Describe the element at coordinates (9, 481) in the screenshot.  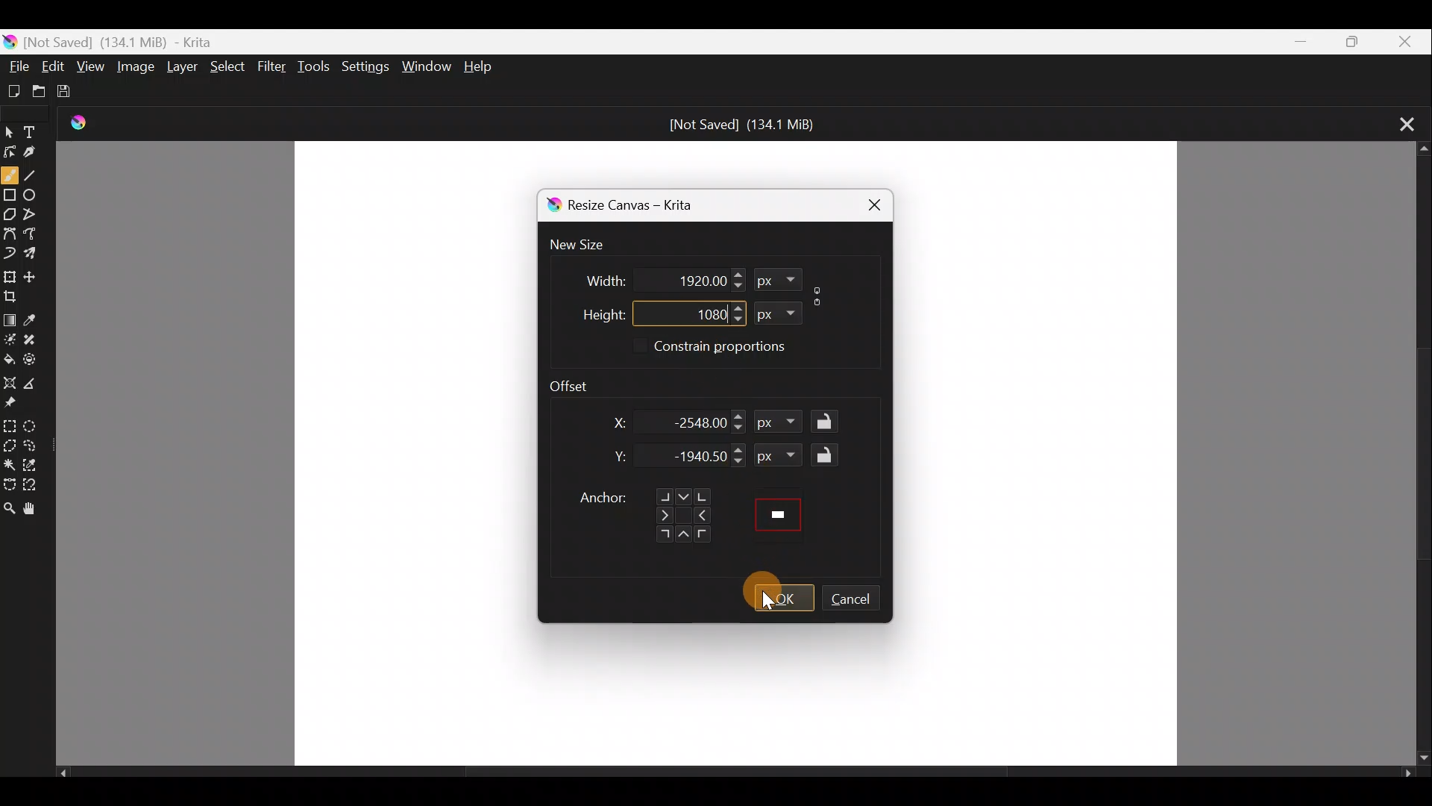
I see `Bezier curve selection tool` at that location.